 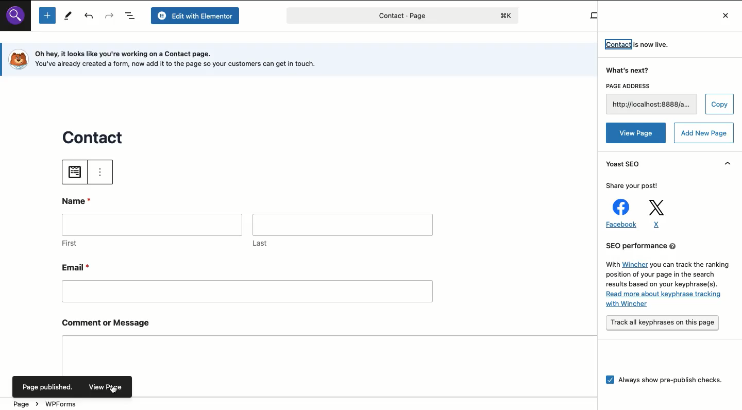 I want to click on logo, so click(x=510, y=14).